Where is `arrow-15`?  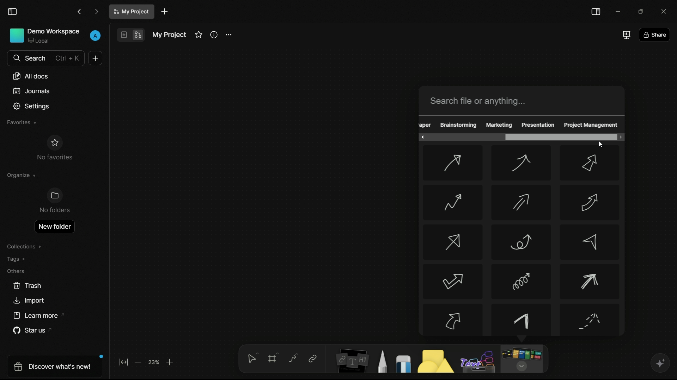 arrow-15 is located at coordinates (591, 320).